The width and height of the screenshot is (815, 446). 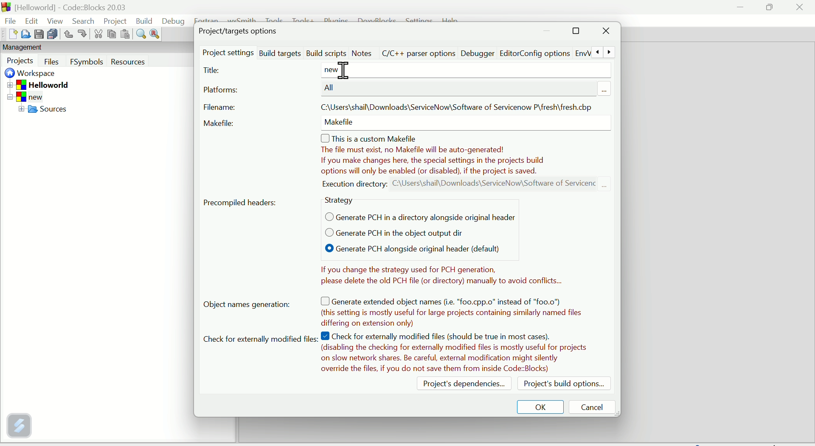 What do you see at coordinates (741, 8) in the screenshot?
I see `minimise` at bounding box center [741, 8].